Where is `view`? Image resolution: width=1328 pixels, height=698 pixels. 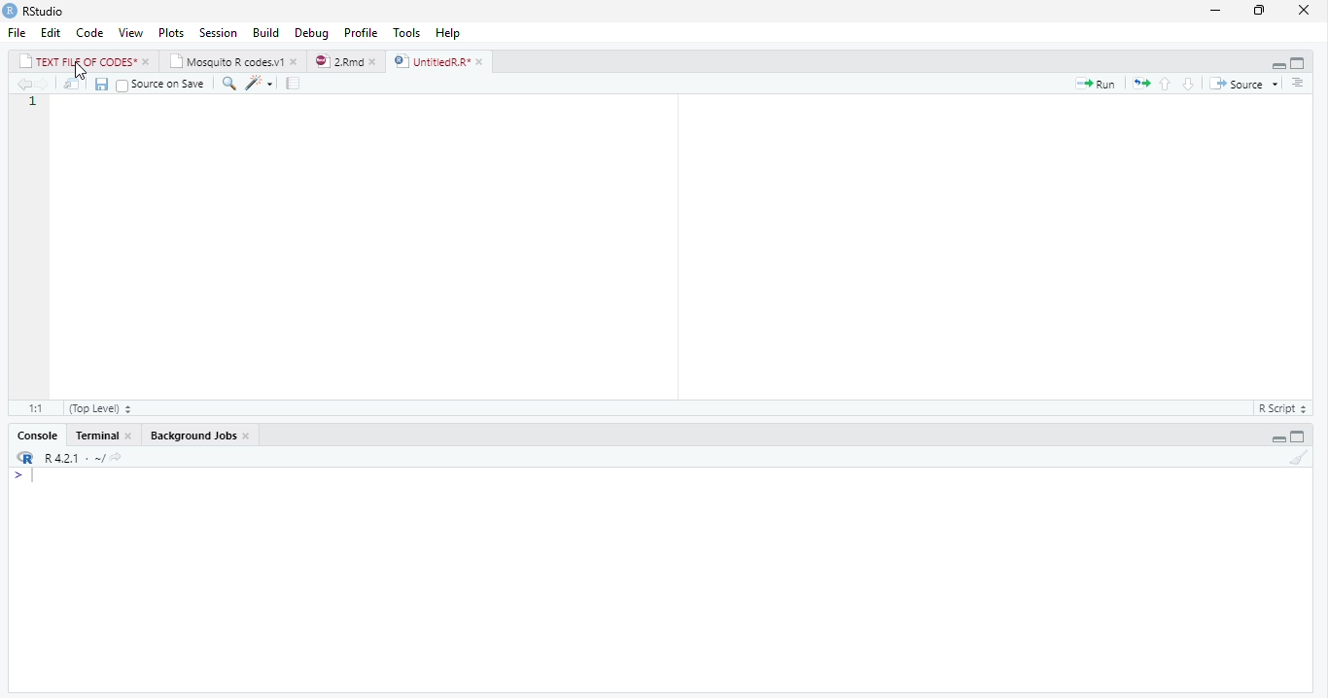
view is located at coordinates (131, 33).